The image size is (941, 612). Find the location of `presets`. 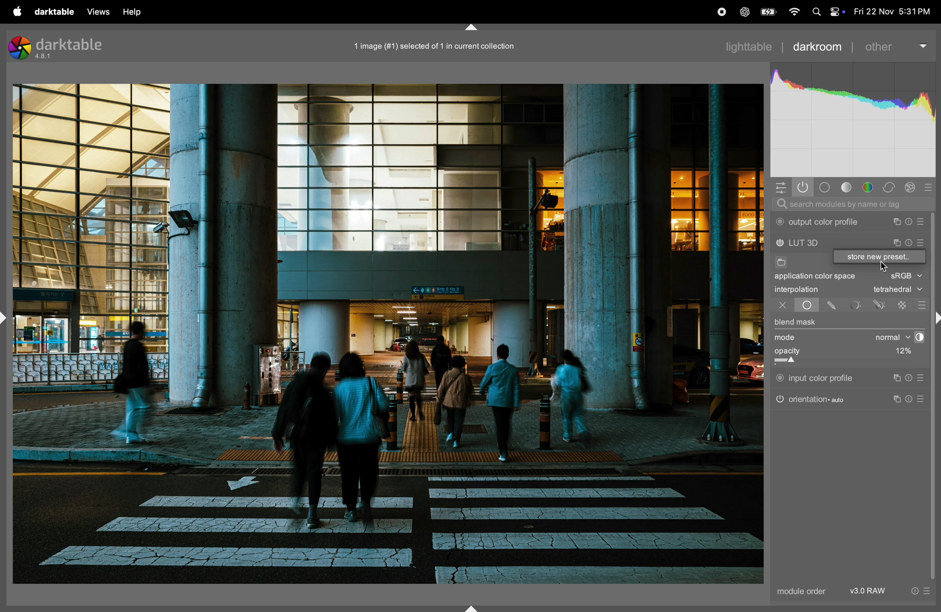

presets is located at coordinates (921, 305).